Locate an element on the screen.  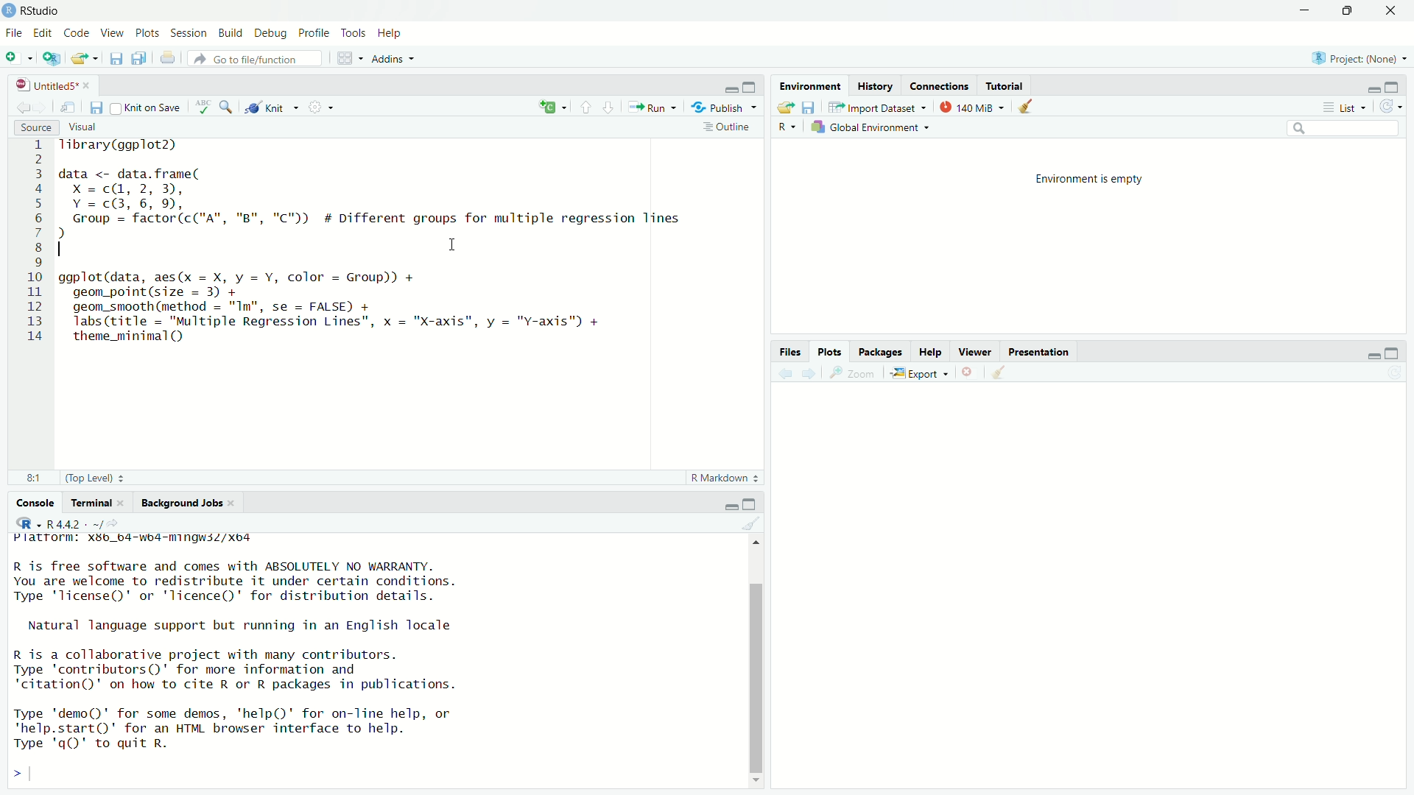
| UntitledS* « is located at coordinates (52, 84).